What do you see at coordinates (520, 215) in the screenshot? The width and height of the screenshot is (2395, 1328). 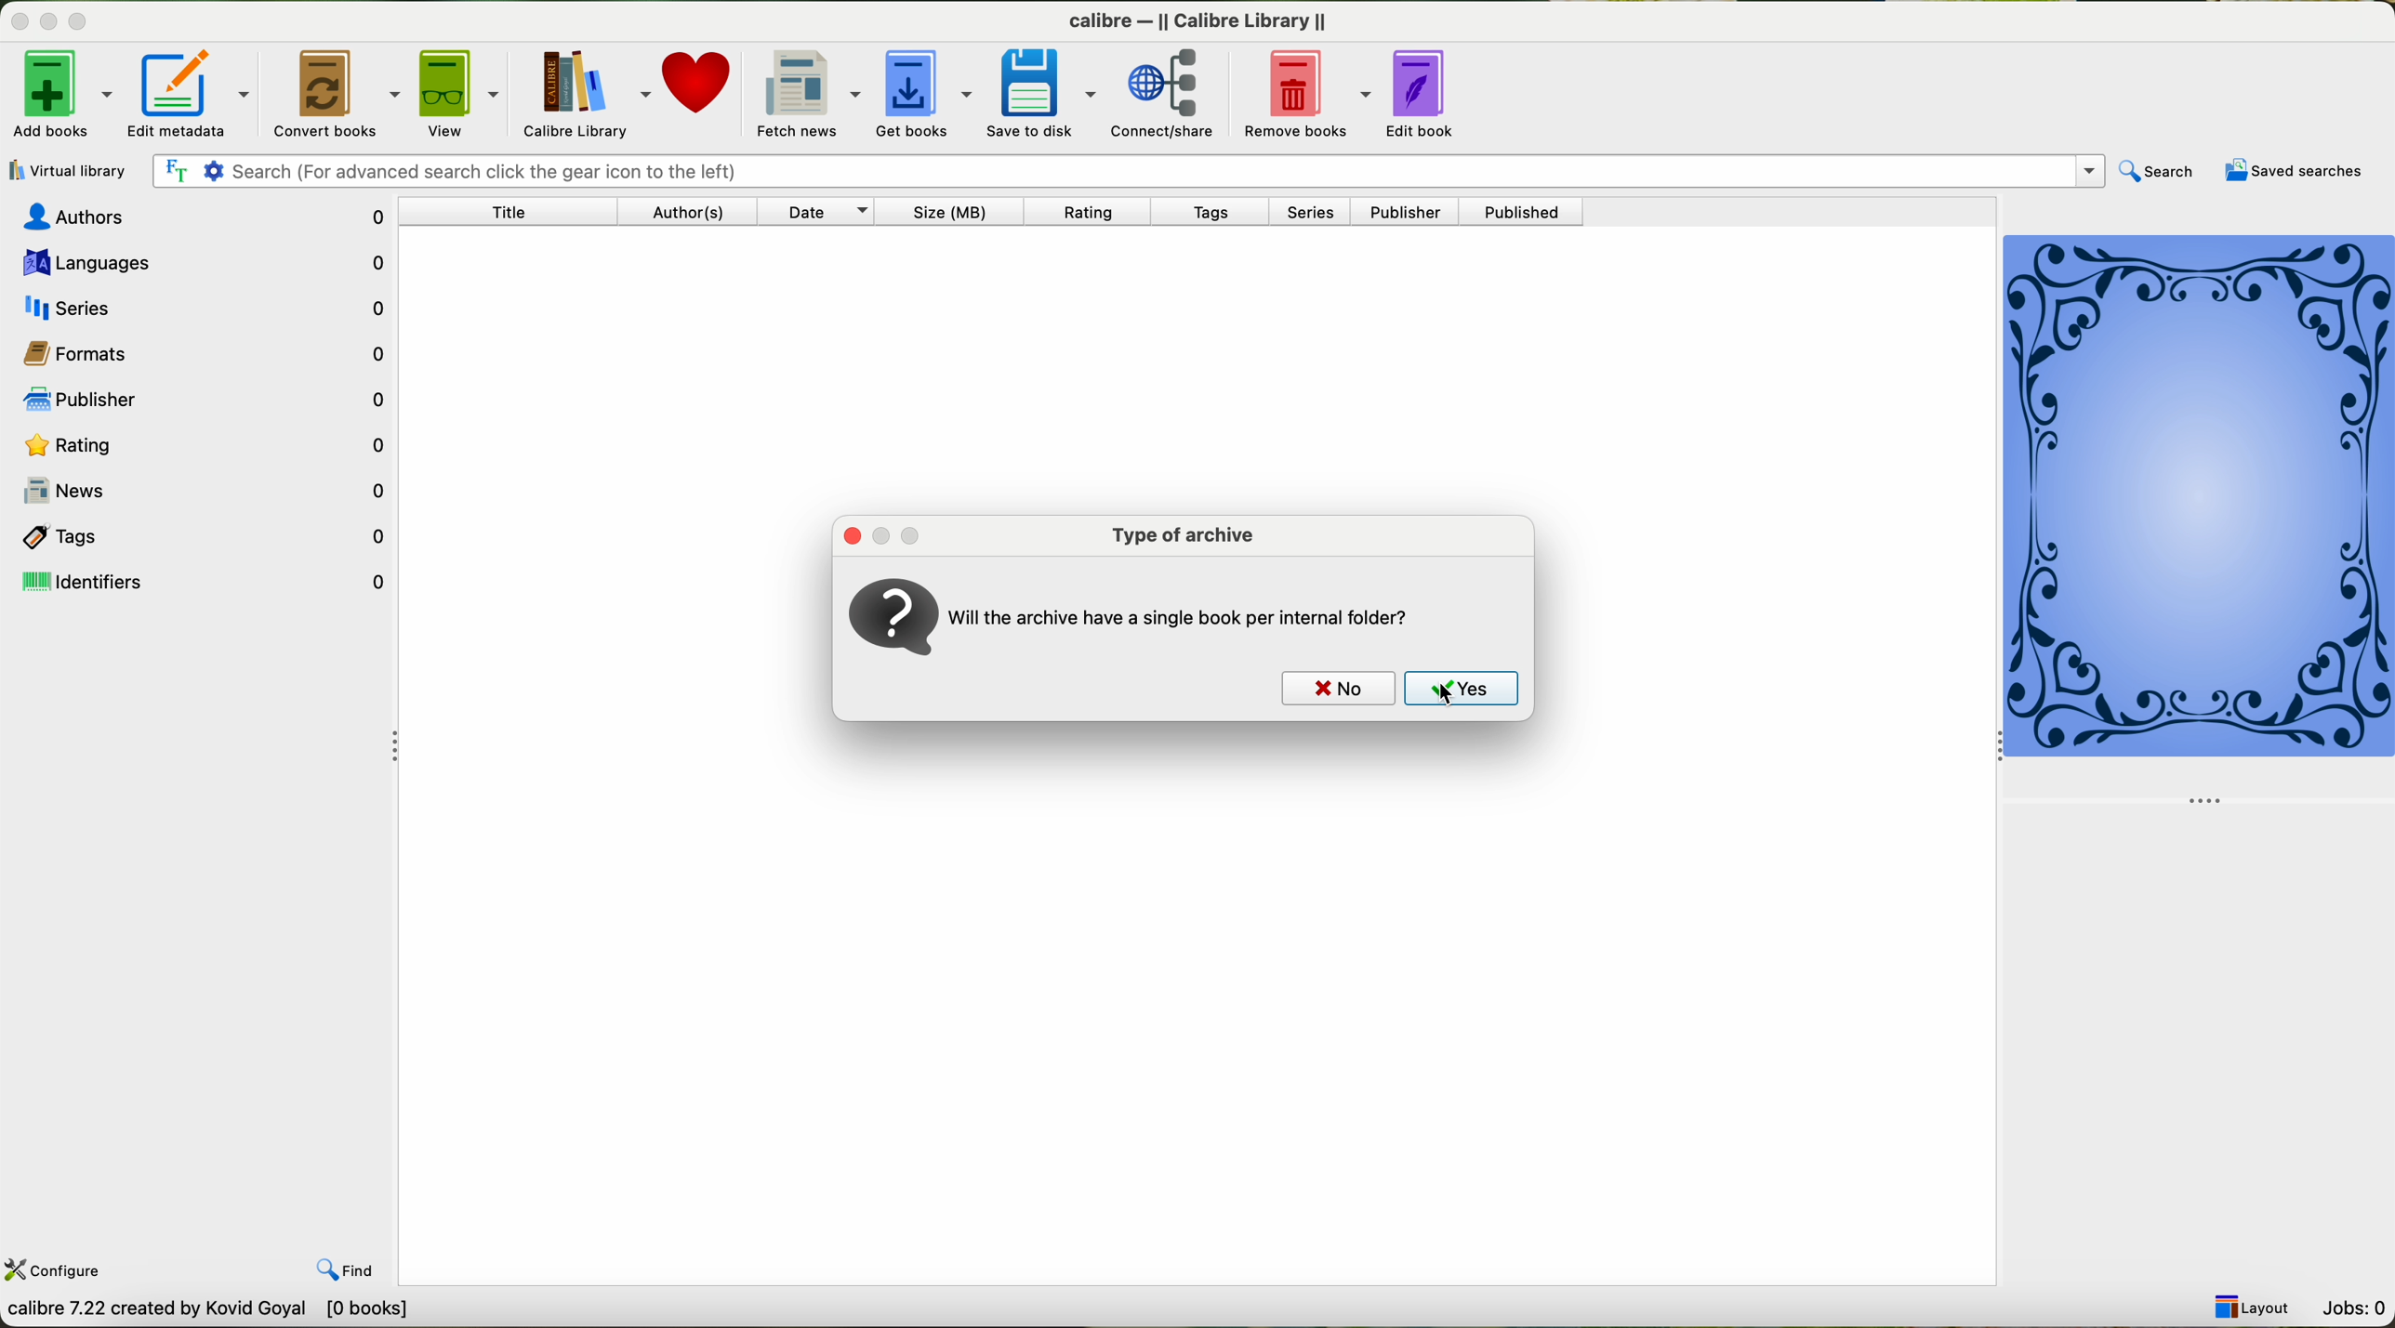 I see `title` at bounding box center [520, 215].